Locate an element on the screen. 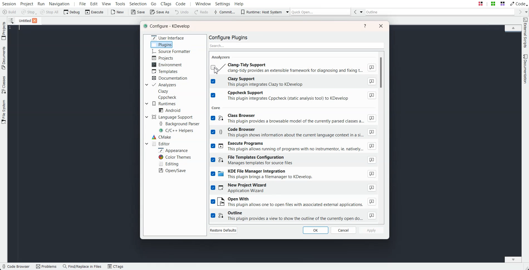 The image size is (529, 270). About is located at coordinates (372, 132).